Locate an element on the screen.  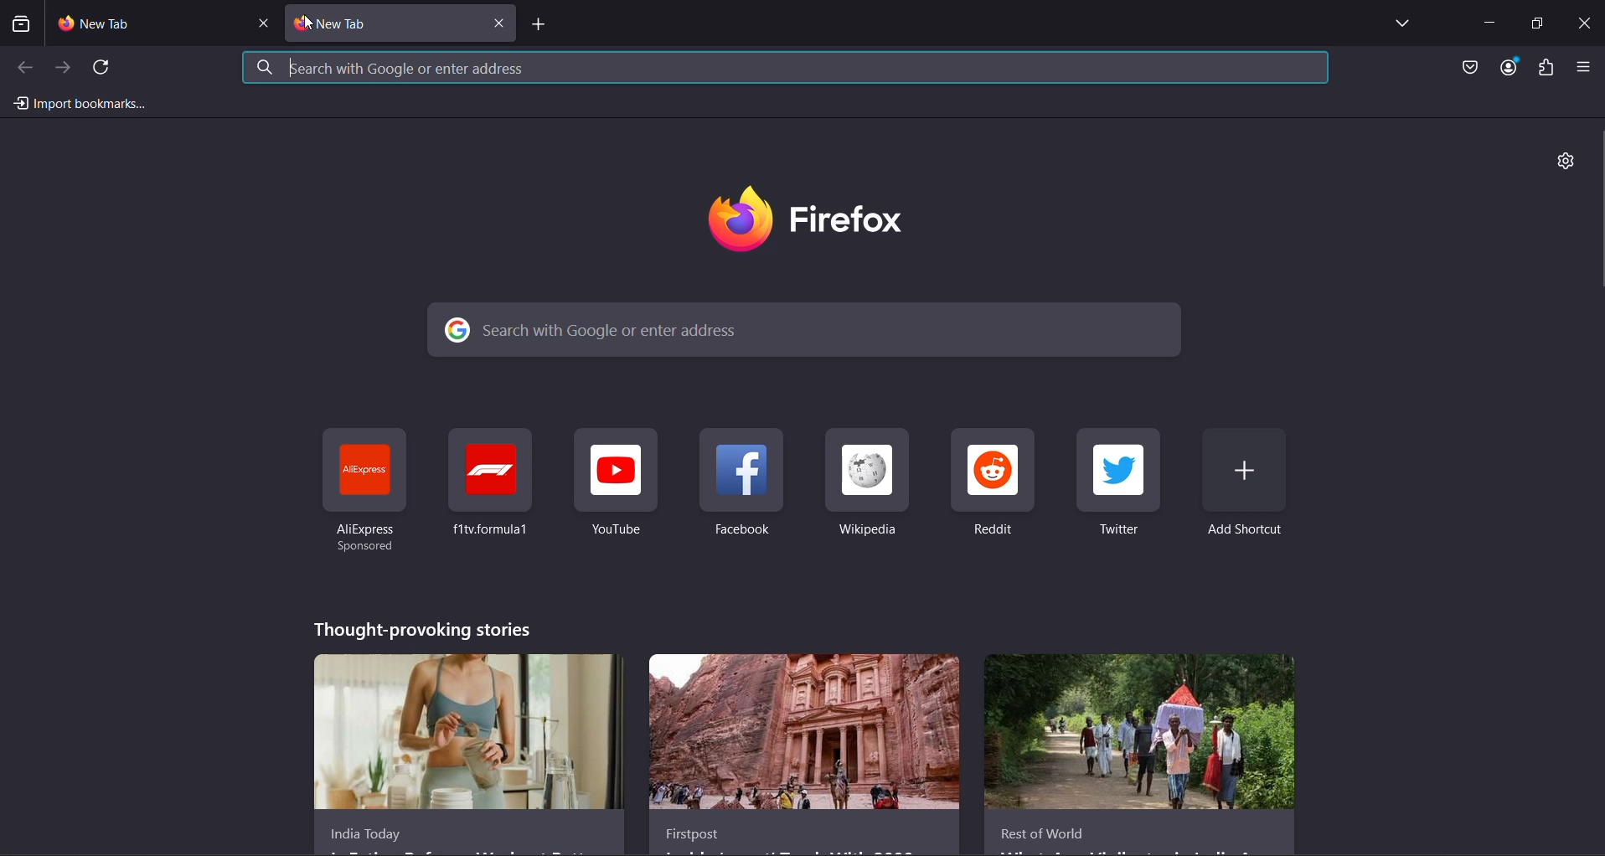
shortcuts is located at coordinates (366, 491).